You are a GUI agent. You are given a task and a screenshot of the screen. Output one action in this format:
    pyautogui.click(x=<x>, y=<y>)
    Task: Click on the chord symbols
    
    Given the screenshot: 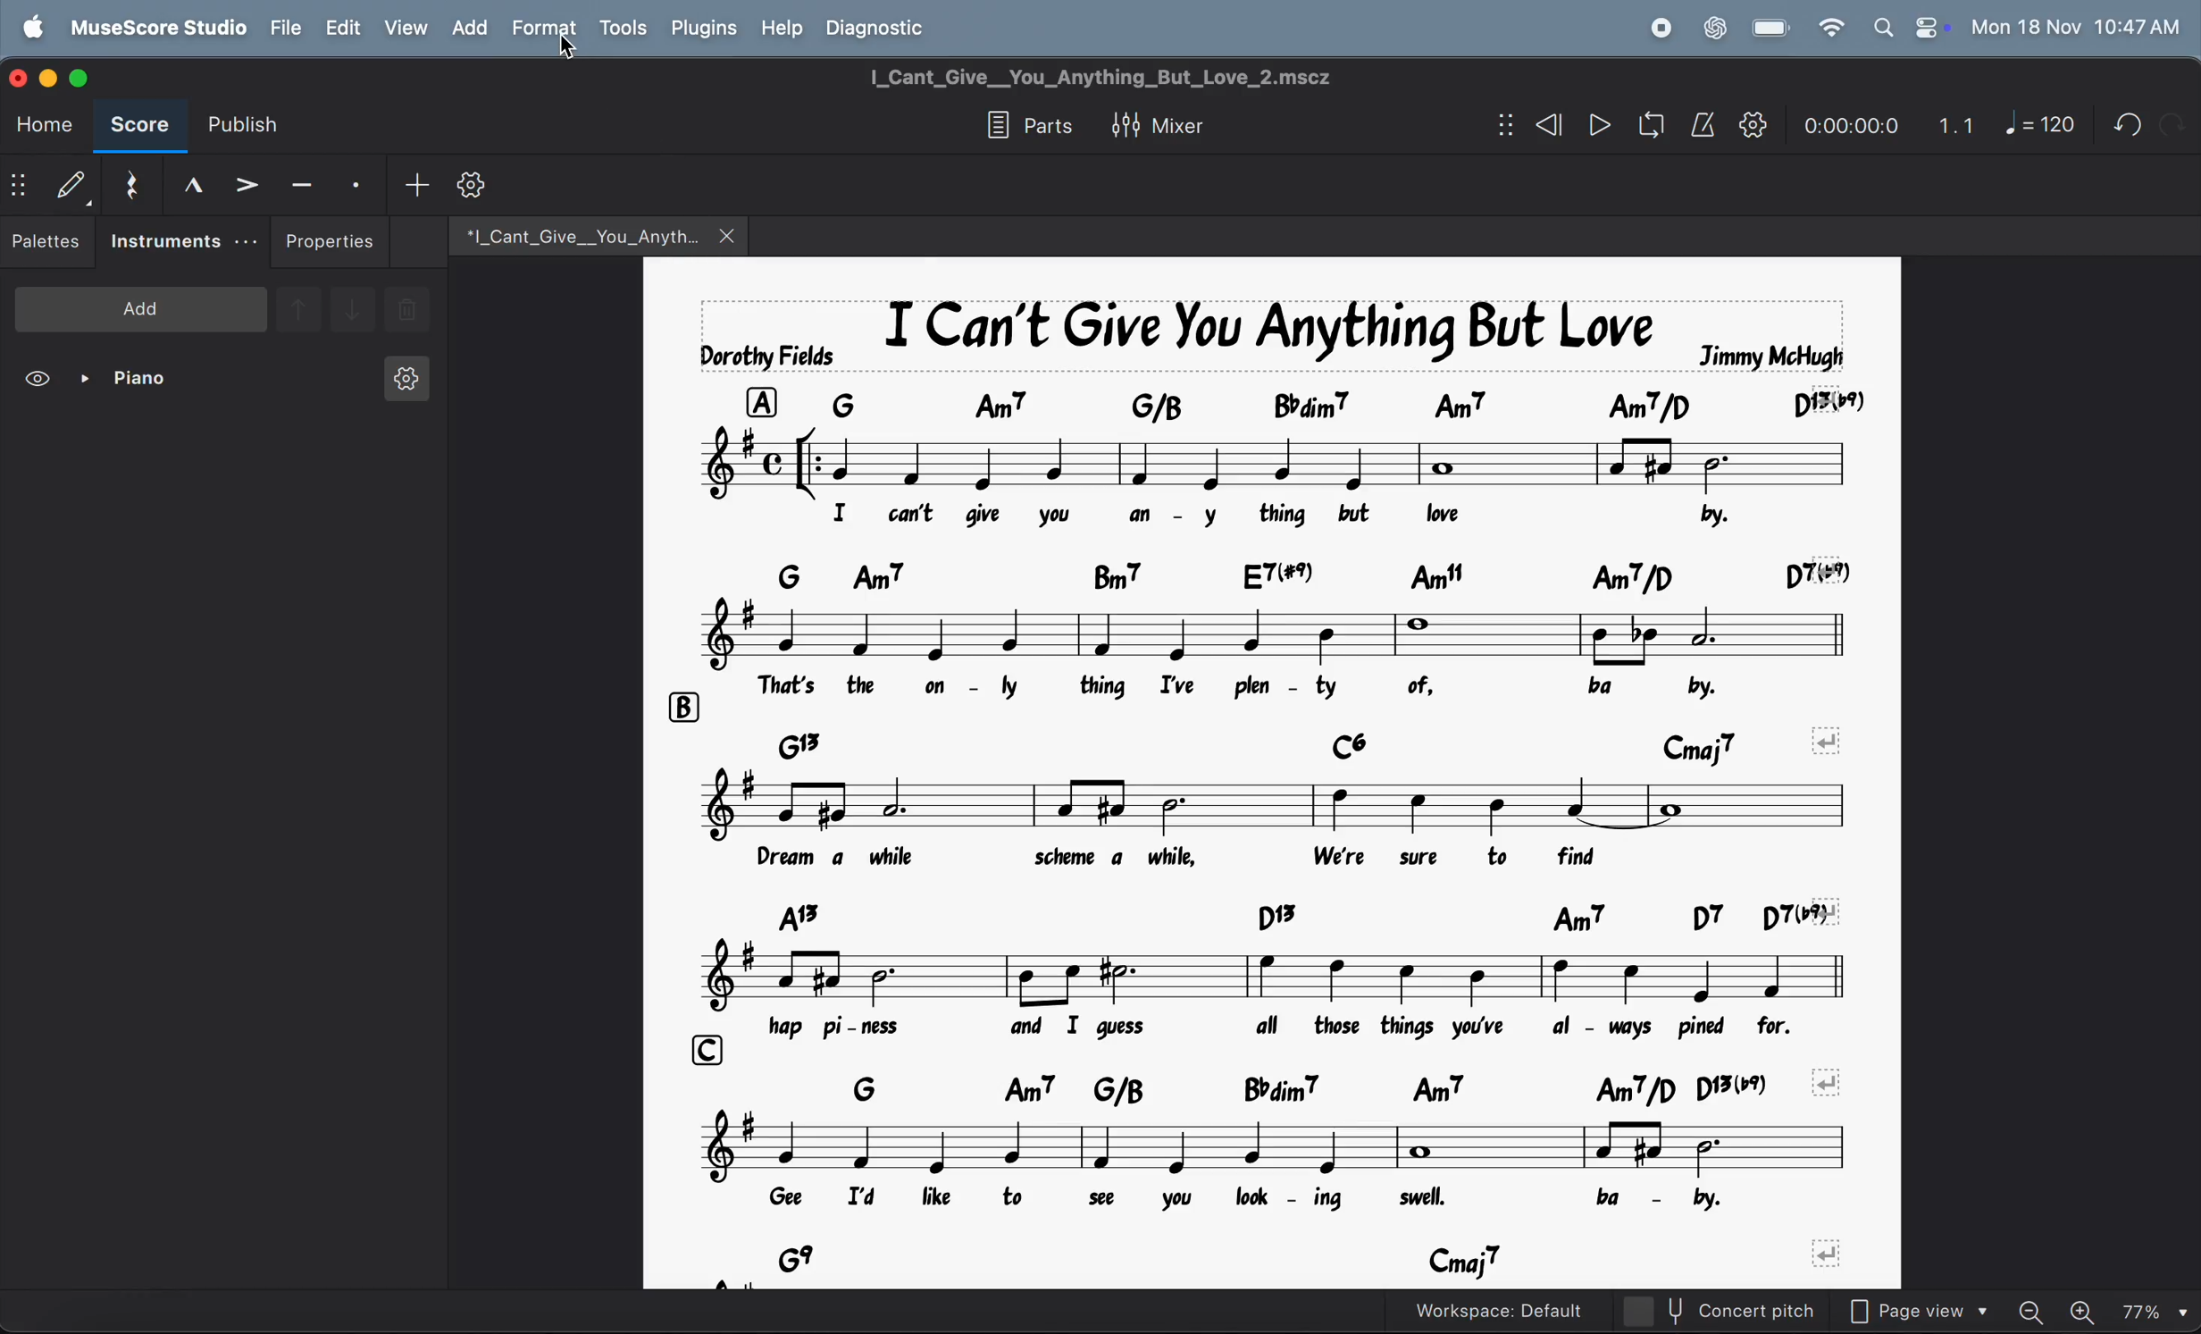 What is the action you would take?
    pyautogui.click(x=1313, y=1087)
    